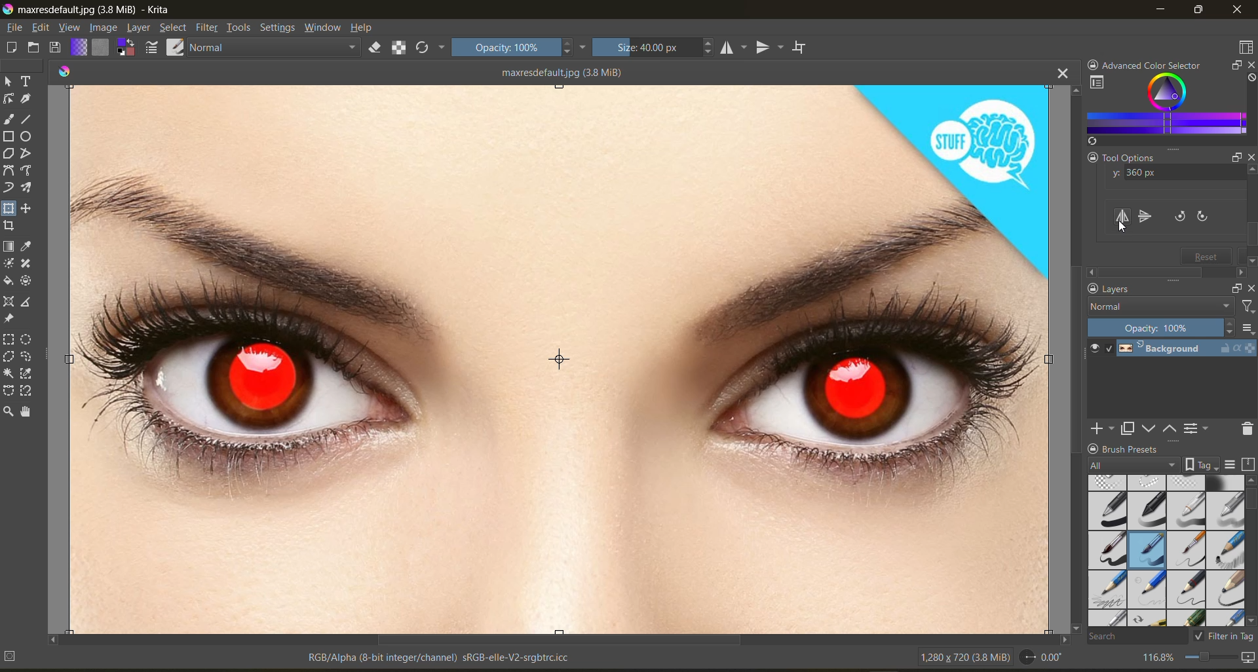  I want to click on tool, so click(8, 301).